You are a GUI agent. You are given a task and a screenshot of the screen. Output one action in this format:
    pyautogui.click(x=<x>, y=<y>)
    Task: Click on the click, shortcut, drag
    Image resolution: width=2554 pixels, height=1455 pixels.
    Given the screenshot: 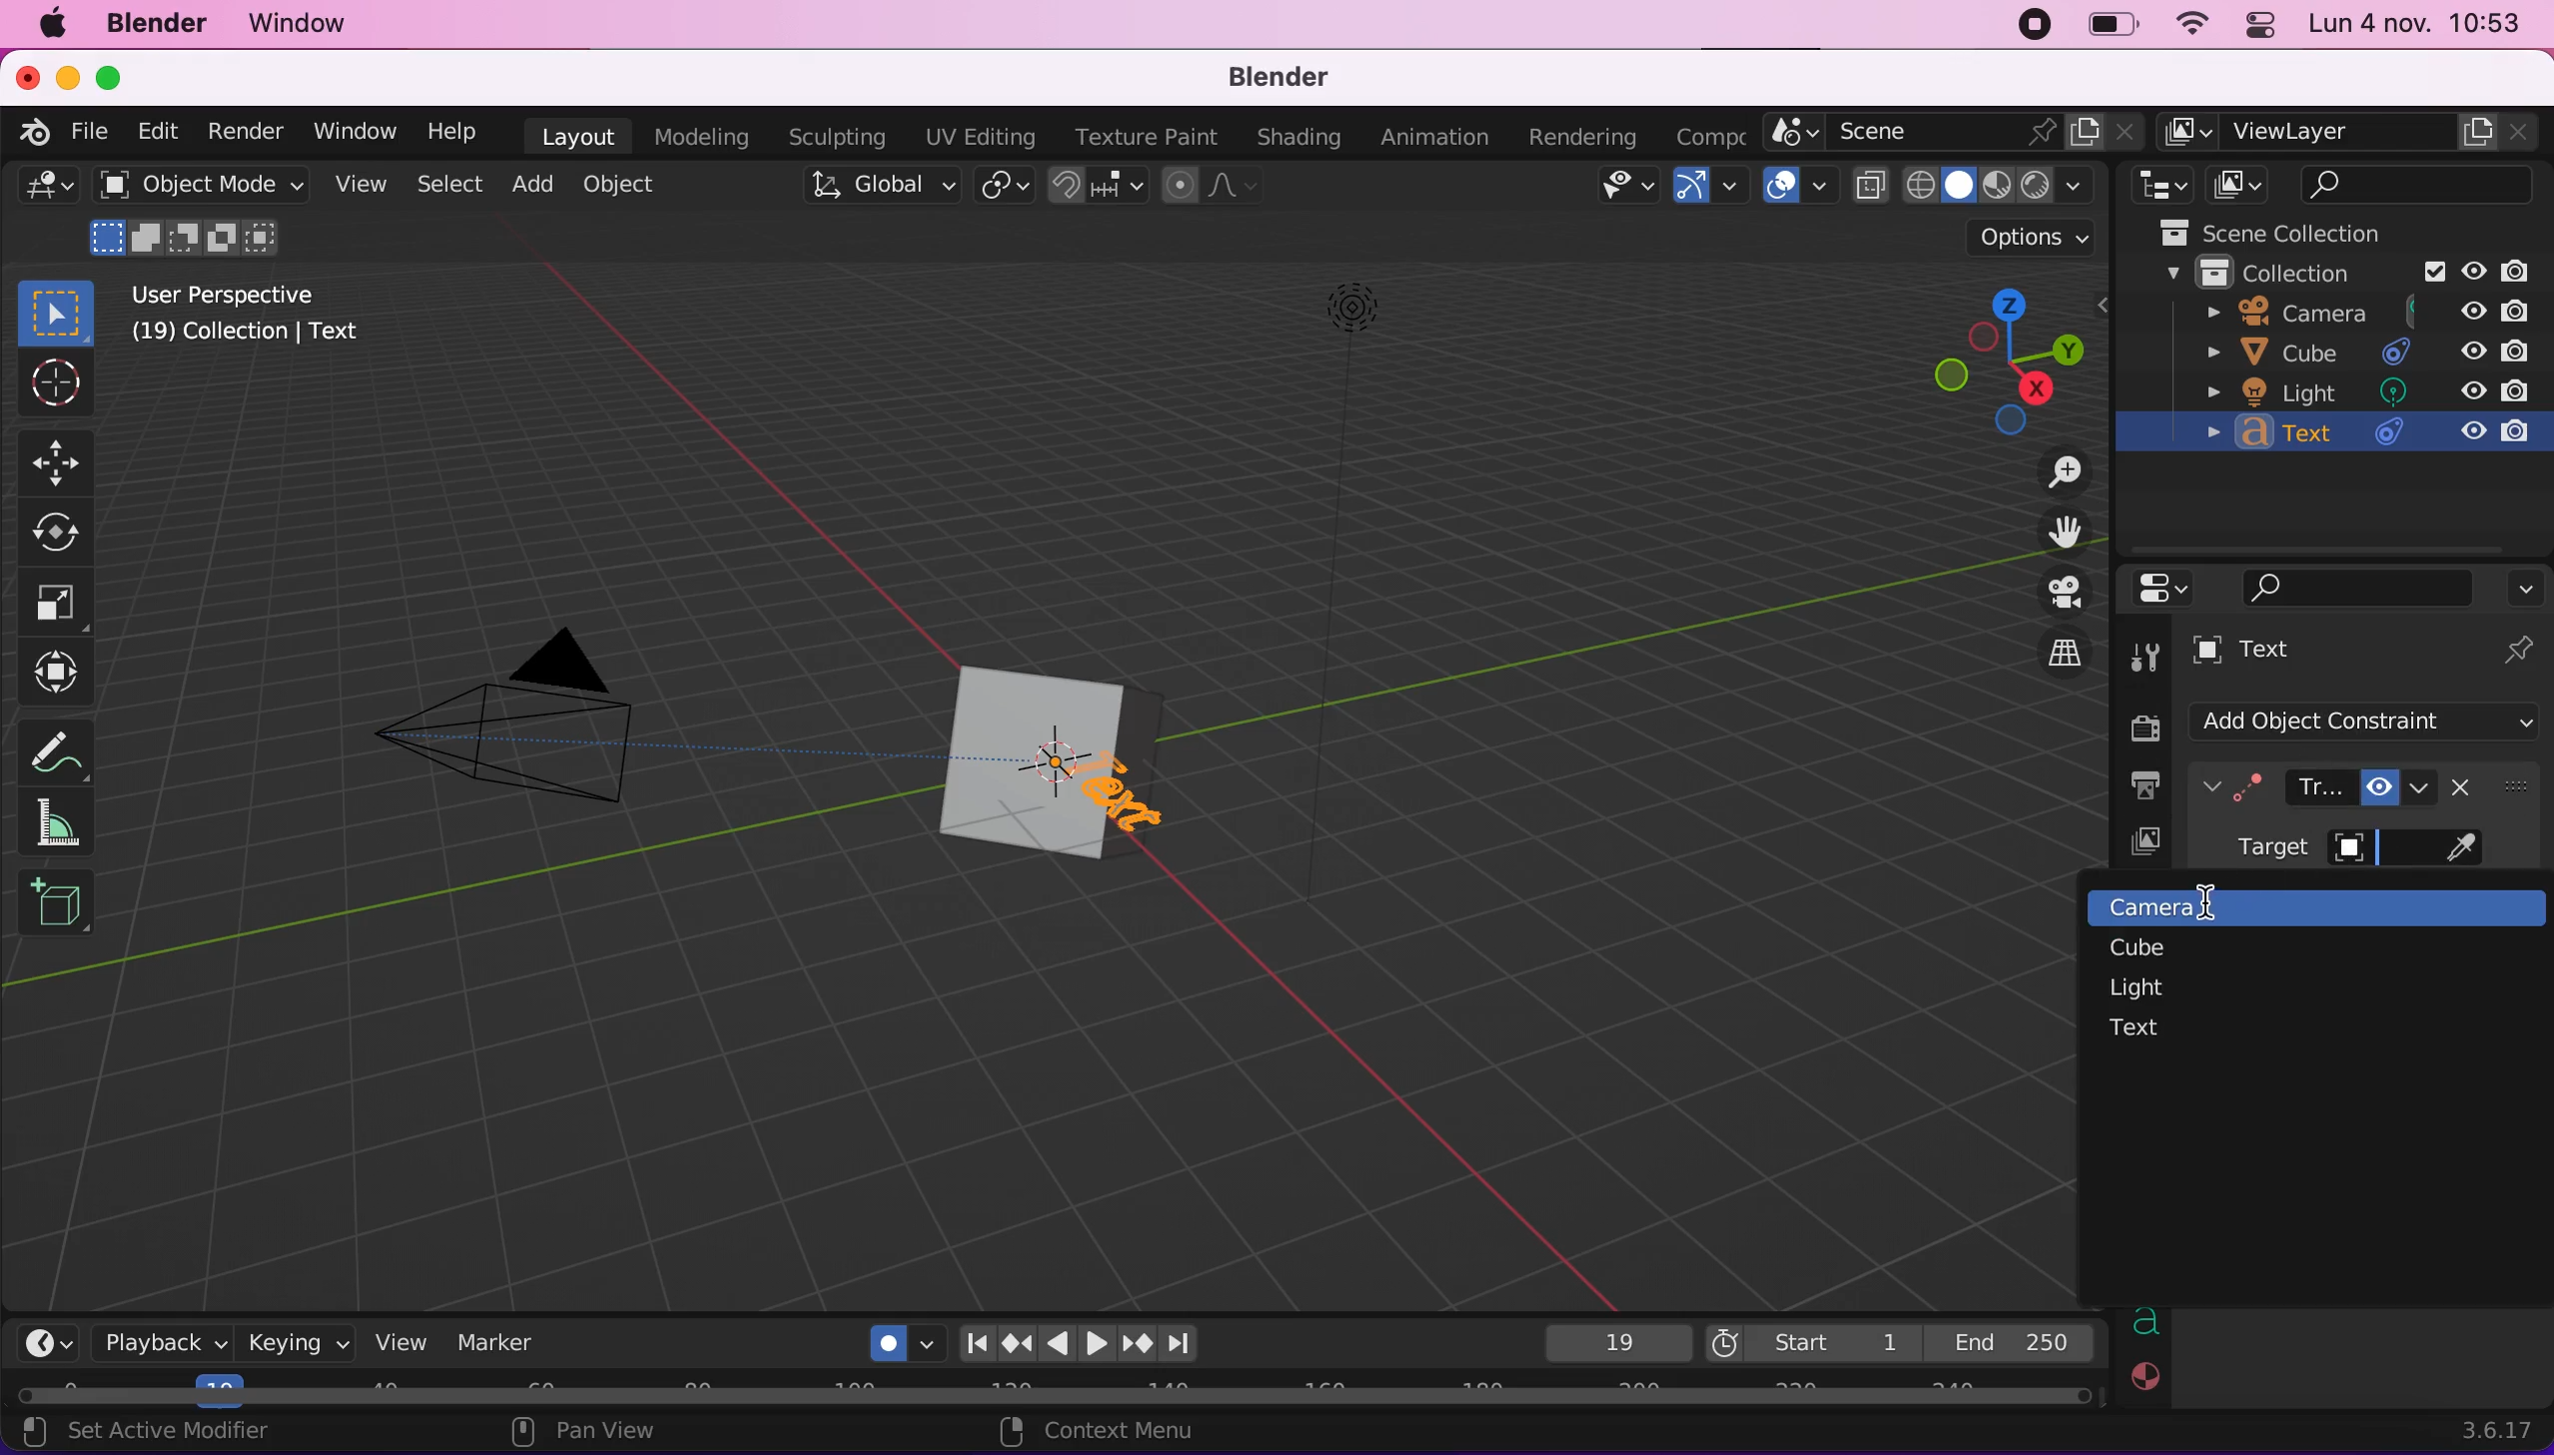 What is the action you would take?
    pyautogui.click(x=2001, y=358)
    